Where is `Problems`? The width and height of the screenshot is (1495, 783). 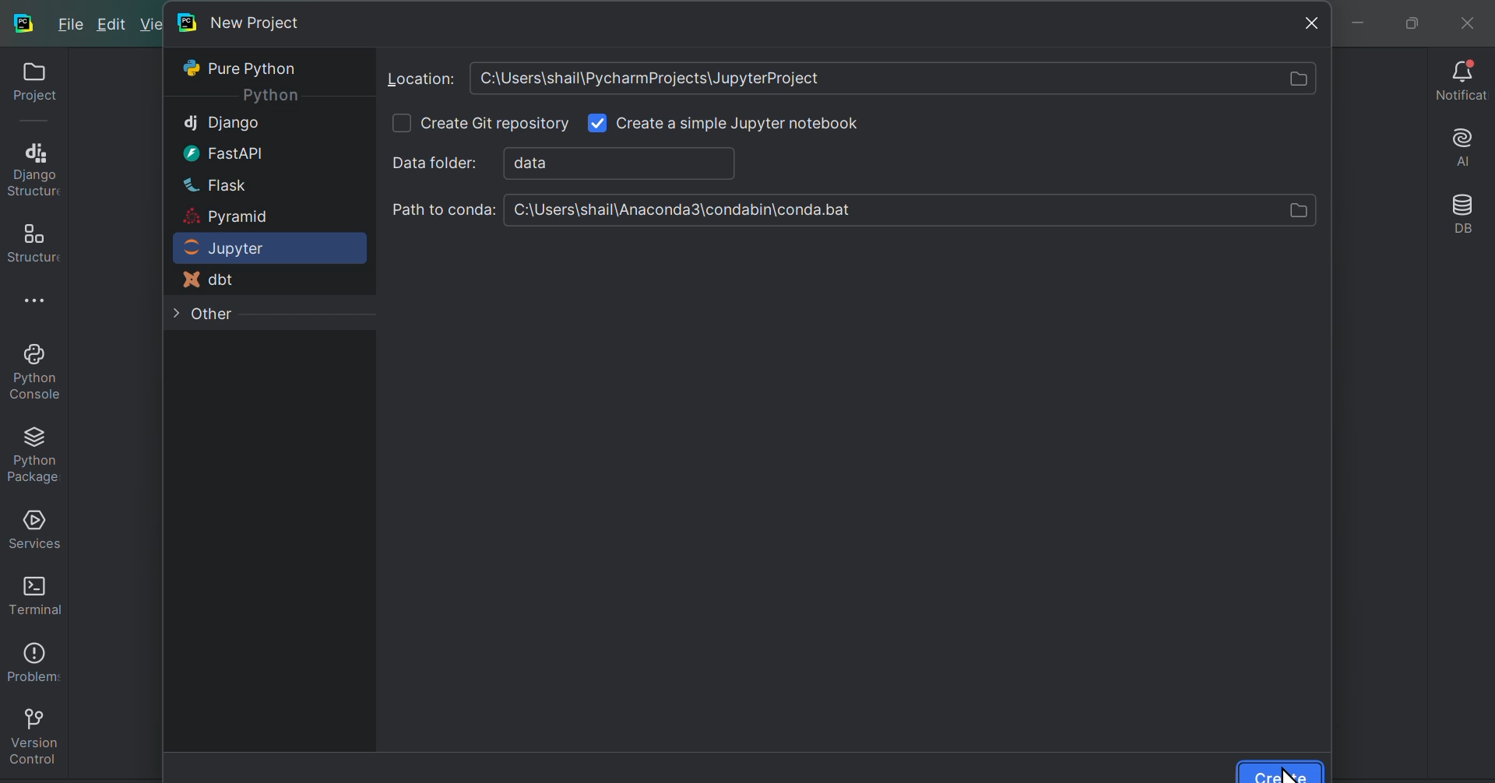 Problems is located at coordinates (31, 657).